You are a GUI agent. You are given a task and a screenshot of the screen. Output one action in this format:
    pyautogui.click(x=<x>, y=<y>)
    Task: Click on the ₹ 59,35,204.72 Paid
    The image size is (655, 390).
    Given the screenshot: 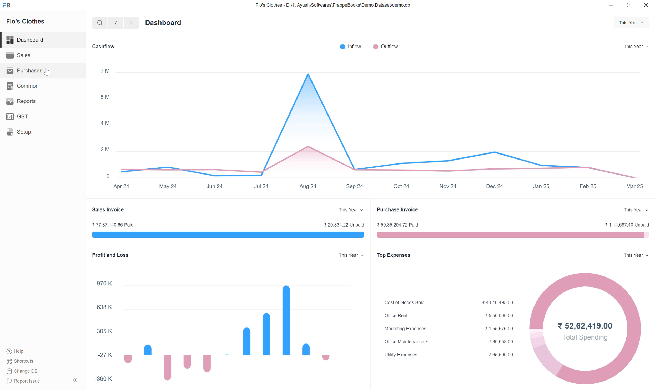 What is the action you would take?
    pyautogui.click(x=399, y=225)
    